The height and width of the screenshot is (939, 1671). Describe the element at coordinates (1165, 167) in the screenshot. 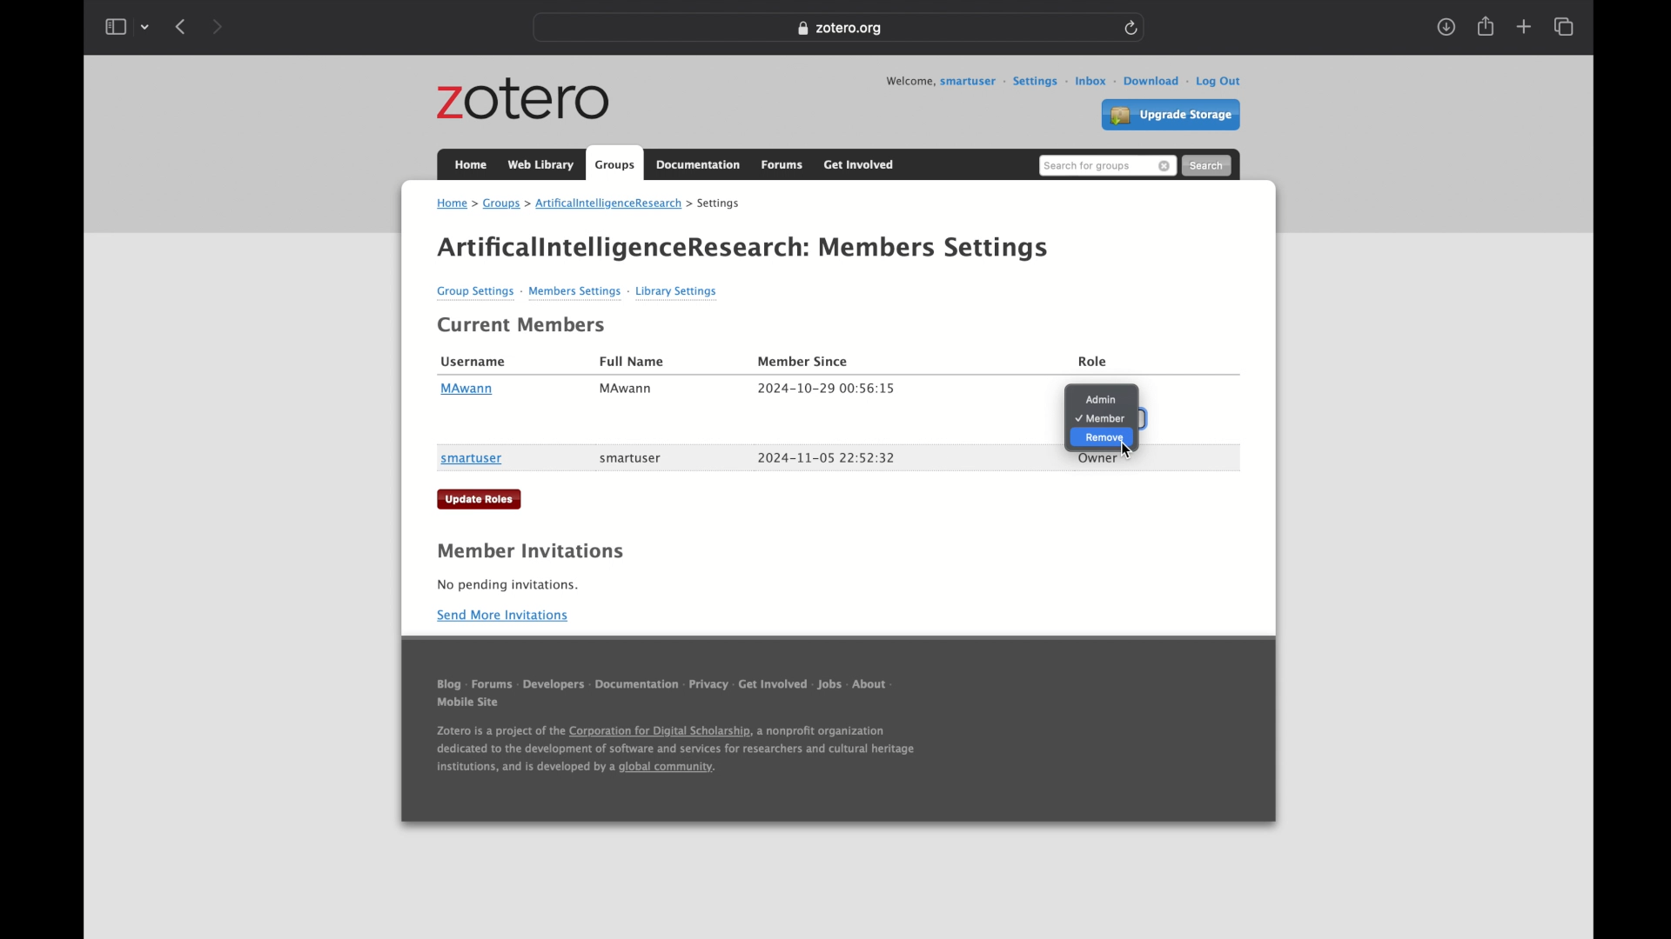

I see `remove` at that location.